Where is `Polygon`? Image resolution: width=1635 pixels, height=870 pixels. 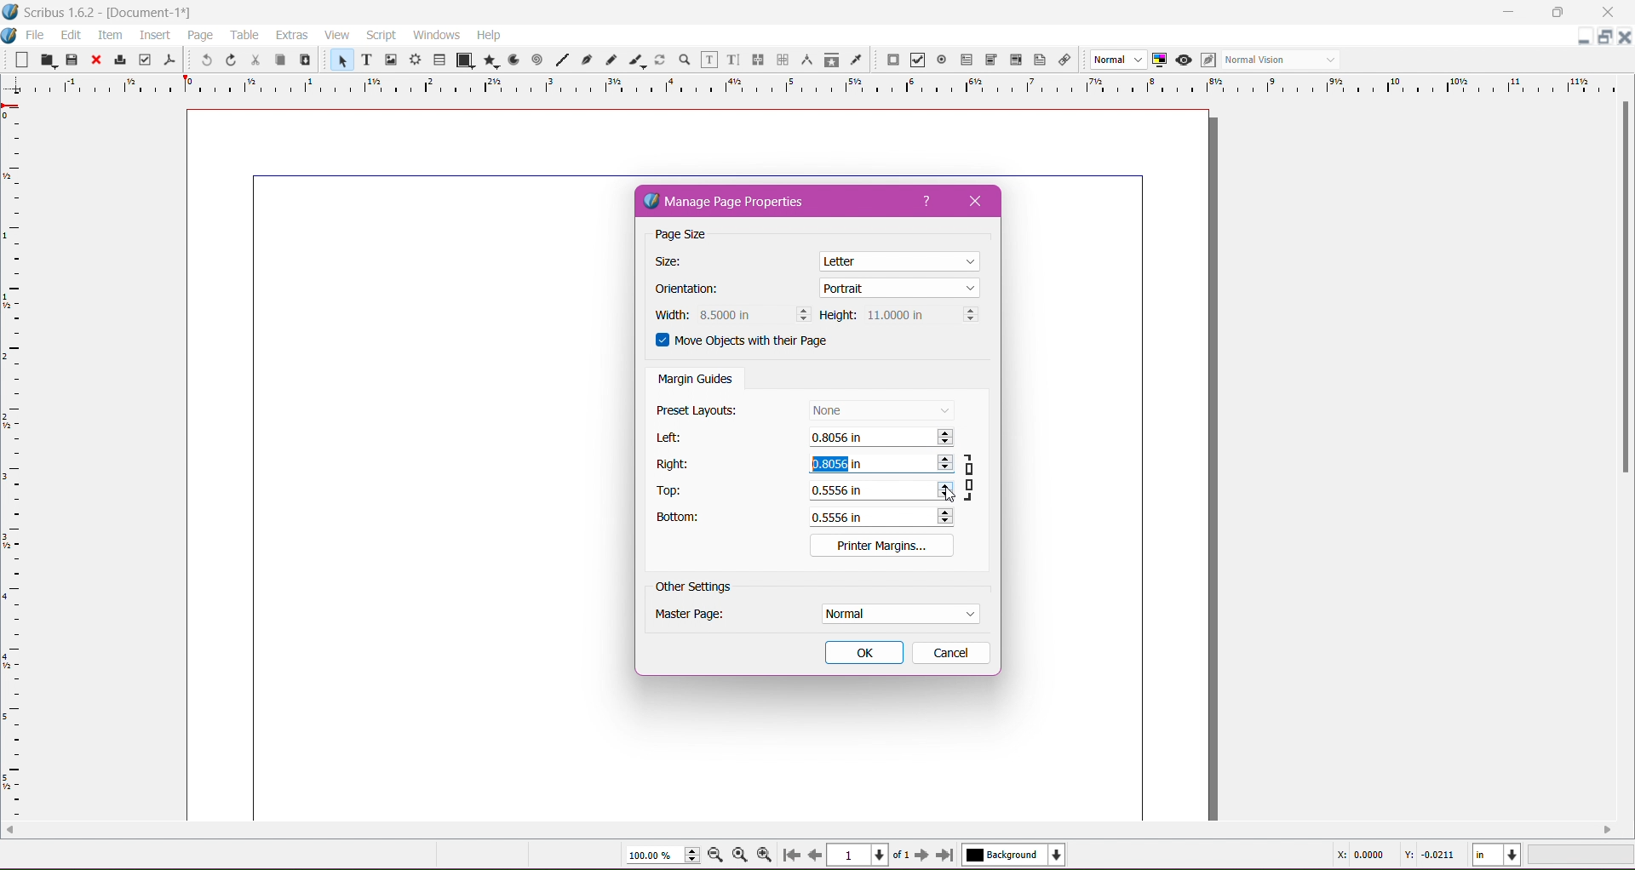
Polygon is located at coordinates (488, 61).